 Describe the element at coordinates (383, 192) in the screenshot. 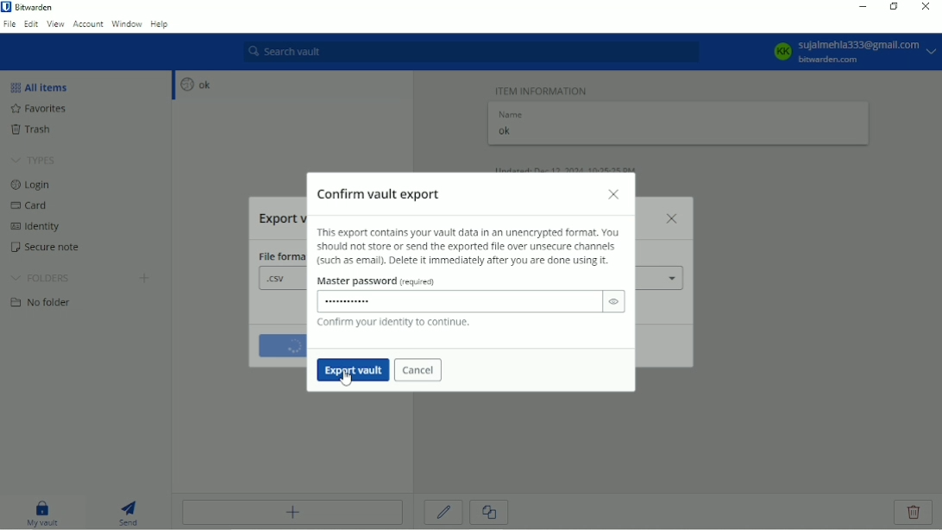

I see `Confirm vault export` at that location.